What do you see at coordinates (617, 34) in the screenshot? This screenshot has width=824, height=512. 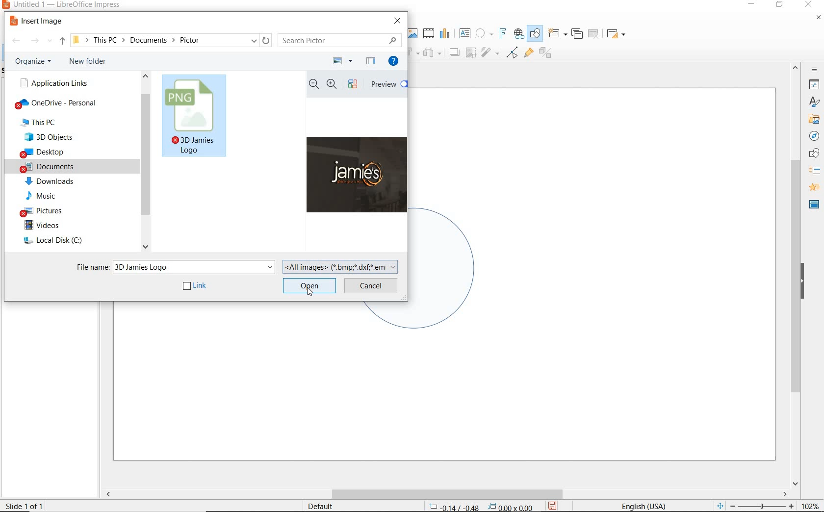 I see `slide layout` at bounding box center [617, 34].